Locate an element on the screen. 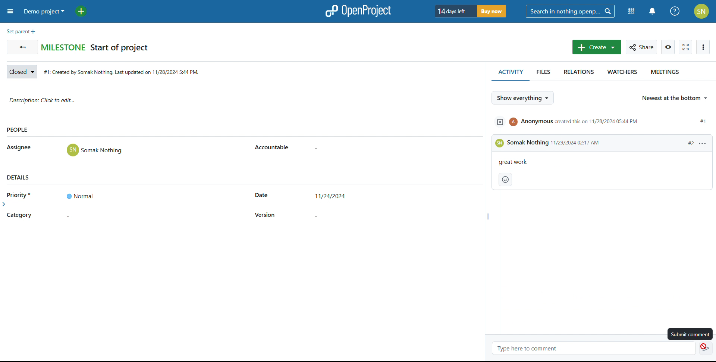 The height and width of the screenshot is (362, 716). Somak Nothing is located at coordinates (95, 150).